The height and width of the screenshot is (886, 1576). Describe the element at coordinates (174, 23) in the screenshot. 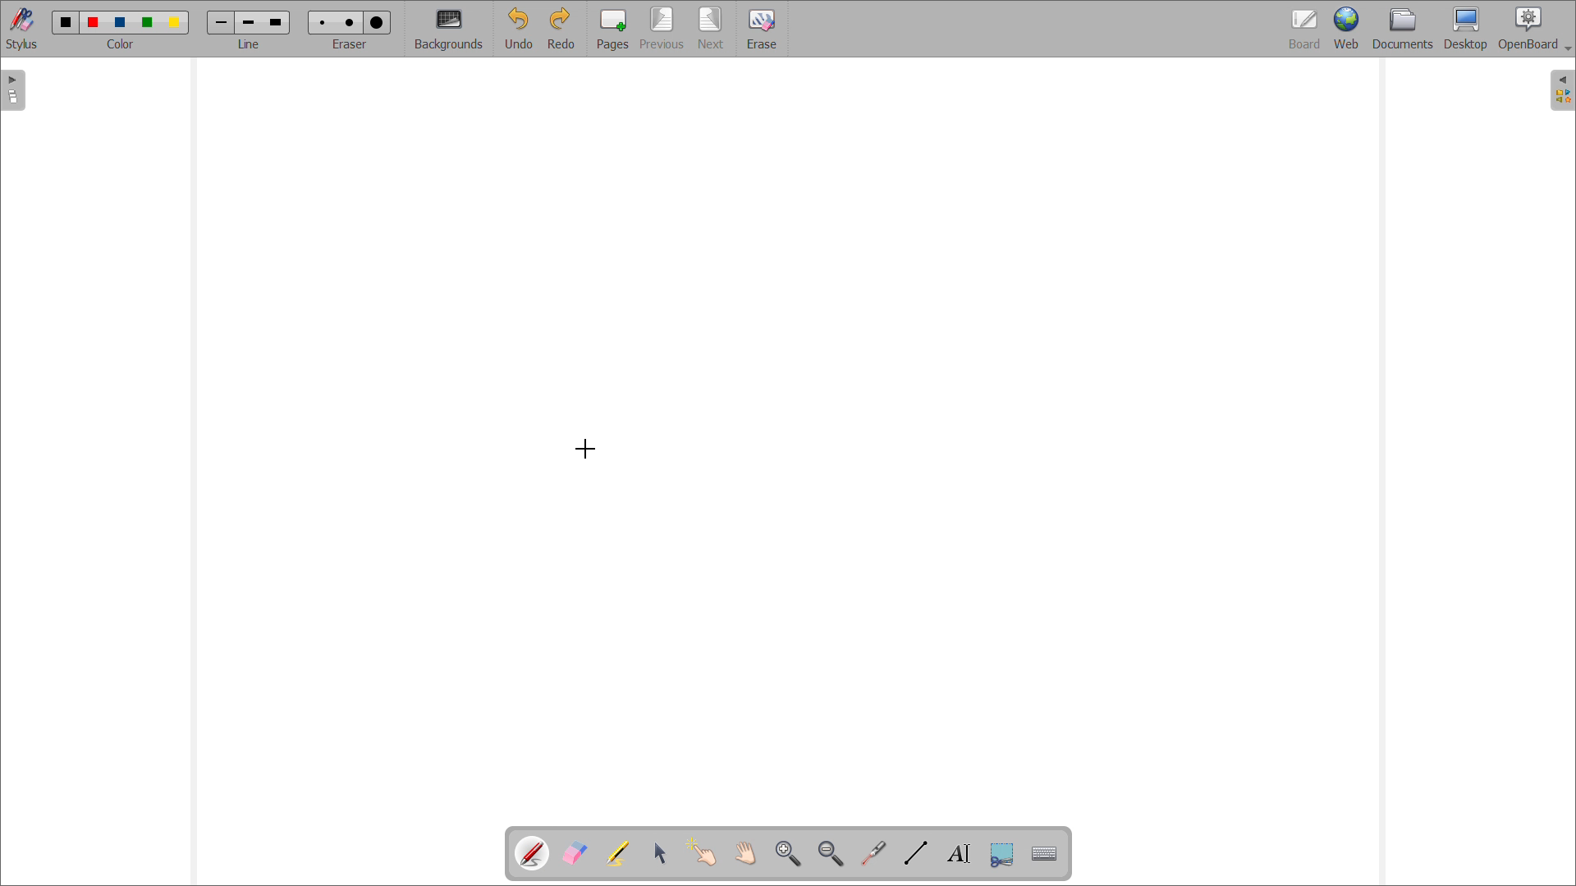

I see `color` at that location.